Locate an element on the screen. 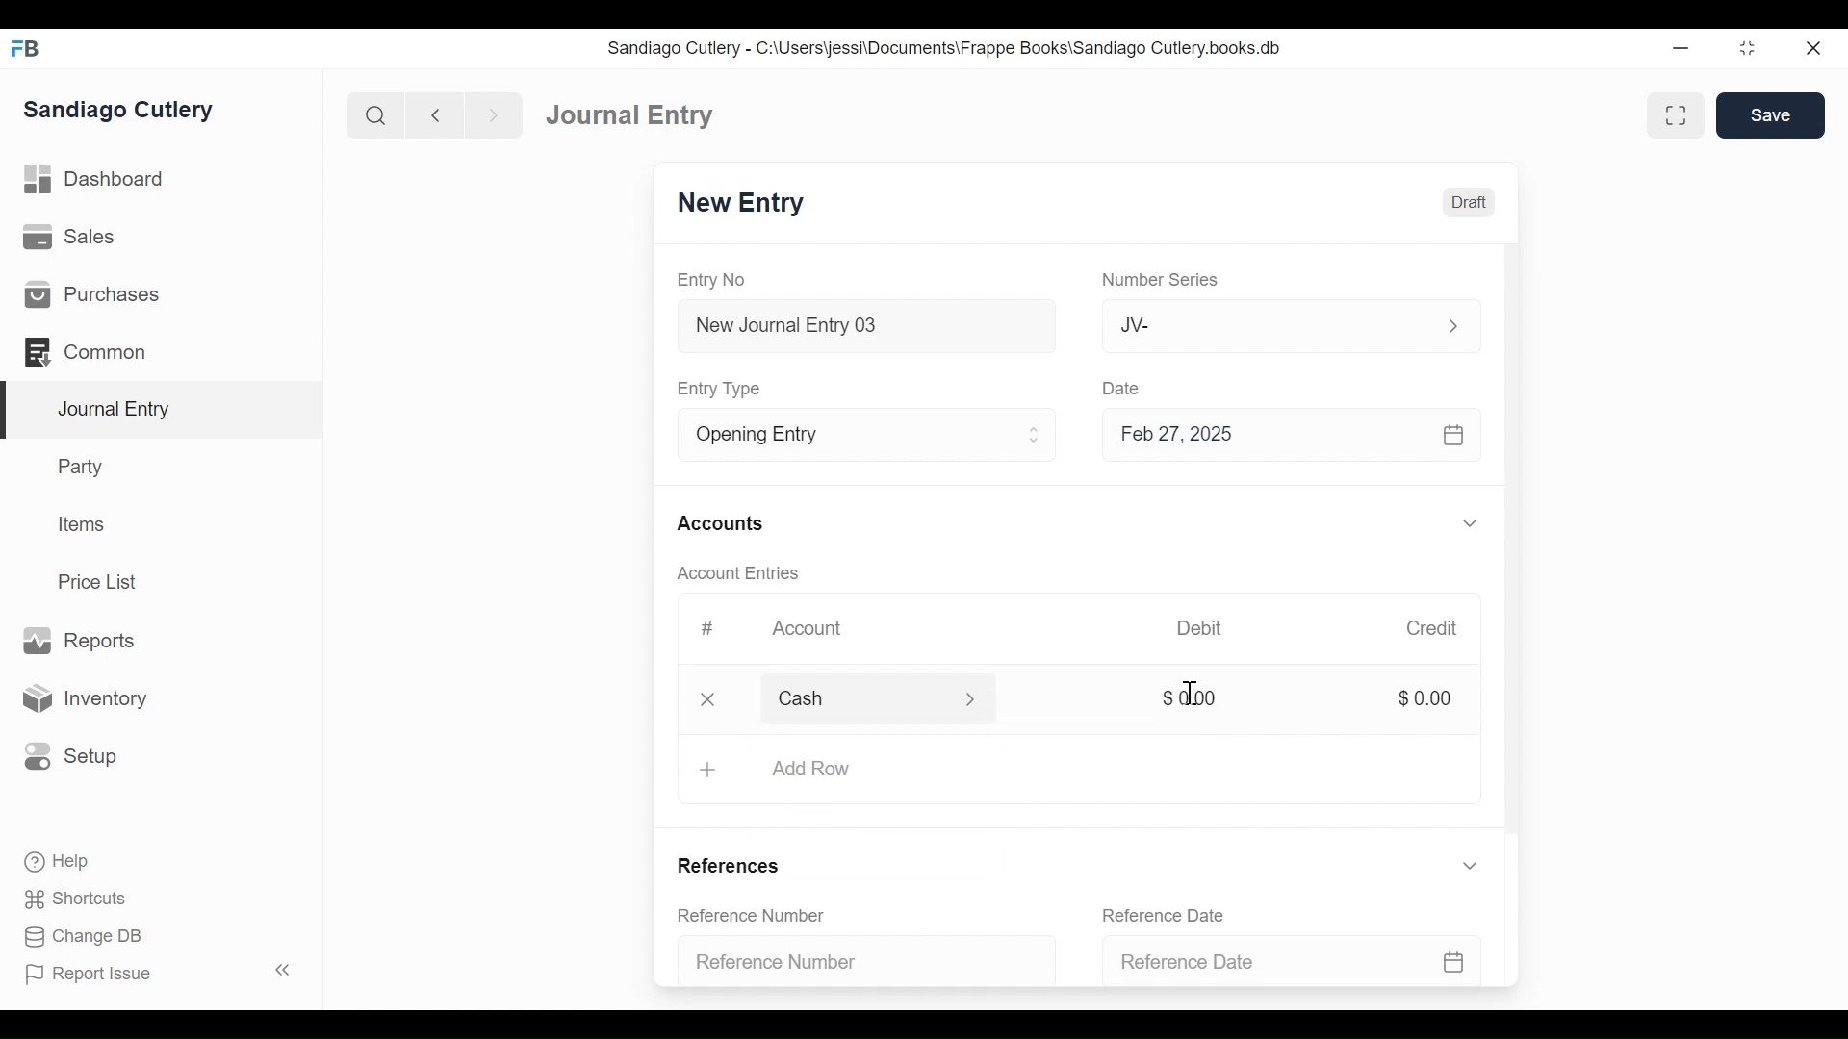 Image resolution: width=1848 pixels, height=1039 pixels. Report Issue is located at coordinates (90, 975).